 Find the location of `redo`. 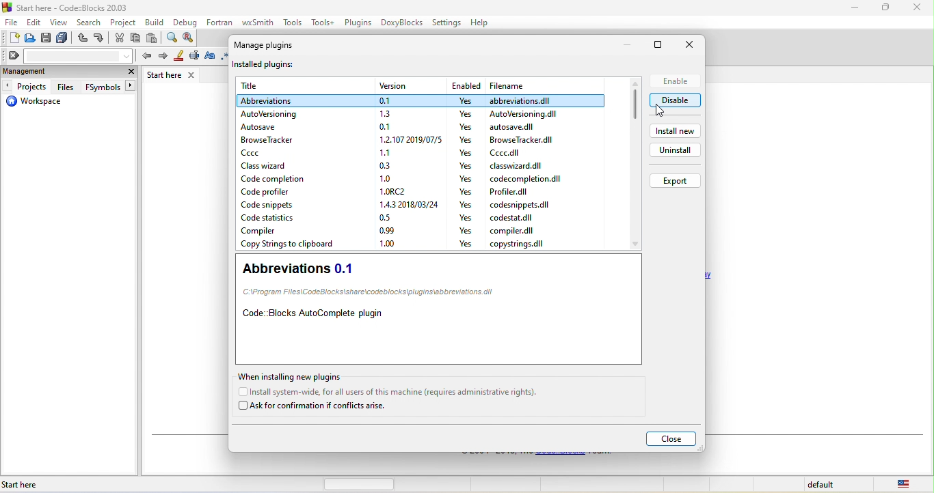

redo is located at coordinates (98, 38).